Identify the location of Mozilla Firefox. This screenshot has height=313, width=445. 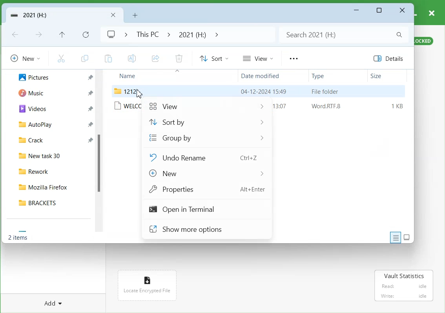
(53, 187).